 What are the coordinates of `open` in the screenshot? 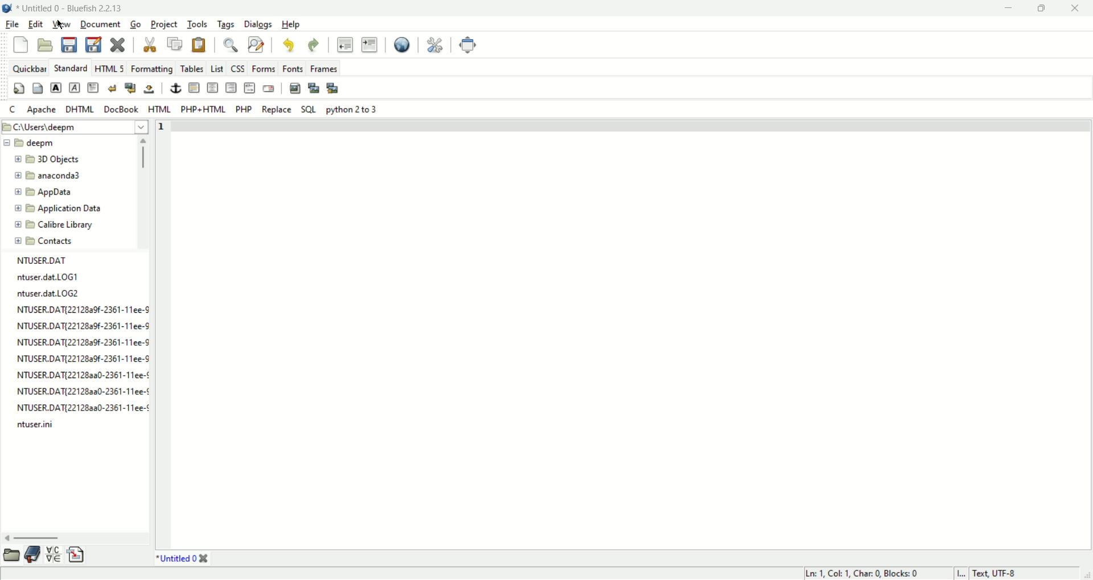 It's located at (47, 44).